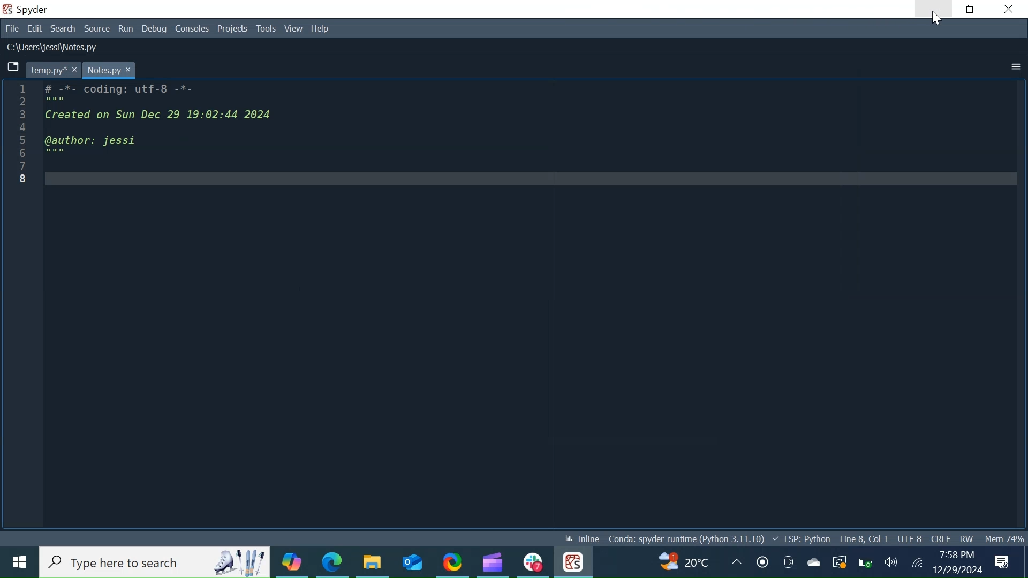 Image resolution: width=1028 pixels, height=578 pixels. I want to click on Internet Connectivity, so click(918, 563).